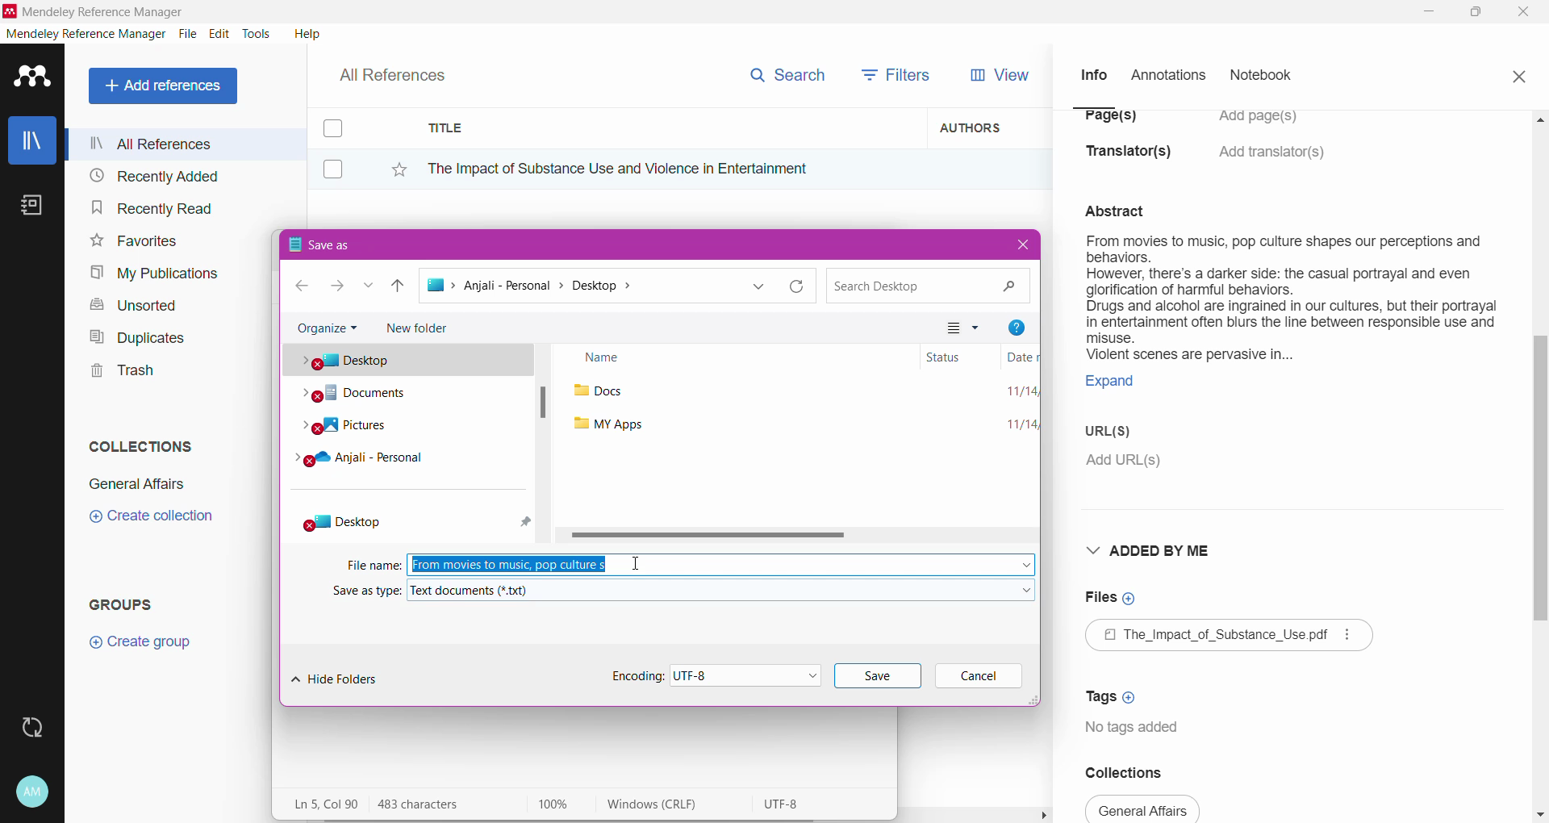 This screenshot has height=823, width=1549. What do you see at coordinates (152, 207) in the screenshot?
I see `Recently Read` at bounding box center [152, 207].